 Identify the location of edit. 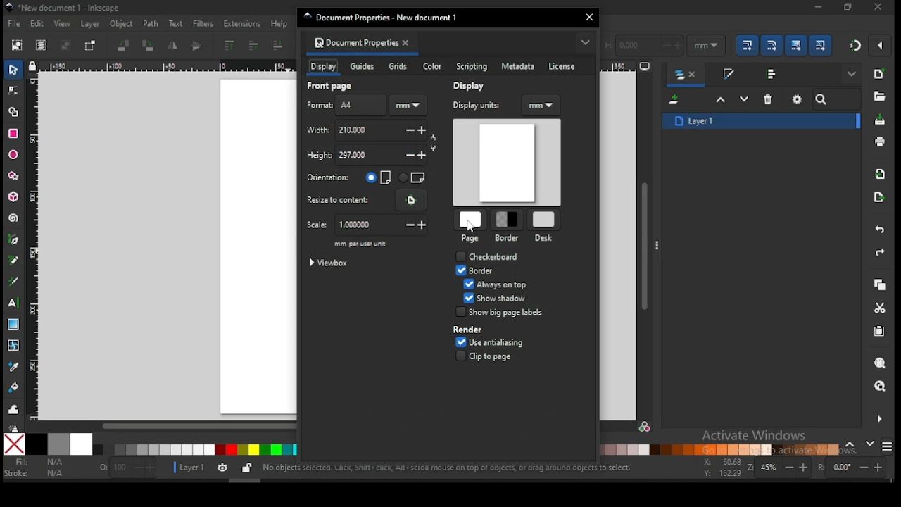
(39, 24).